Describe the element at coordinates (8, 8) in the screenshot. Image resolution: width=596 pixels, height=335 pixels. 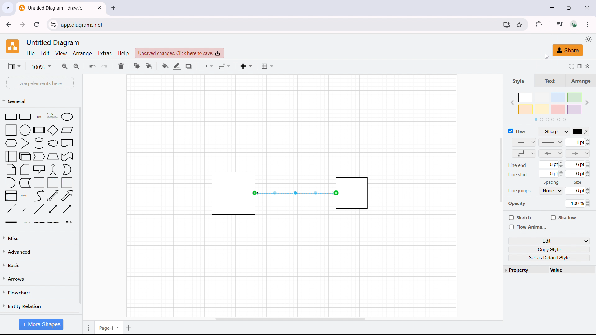
I see `search tabs` at that location.